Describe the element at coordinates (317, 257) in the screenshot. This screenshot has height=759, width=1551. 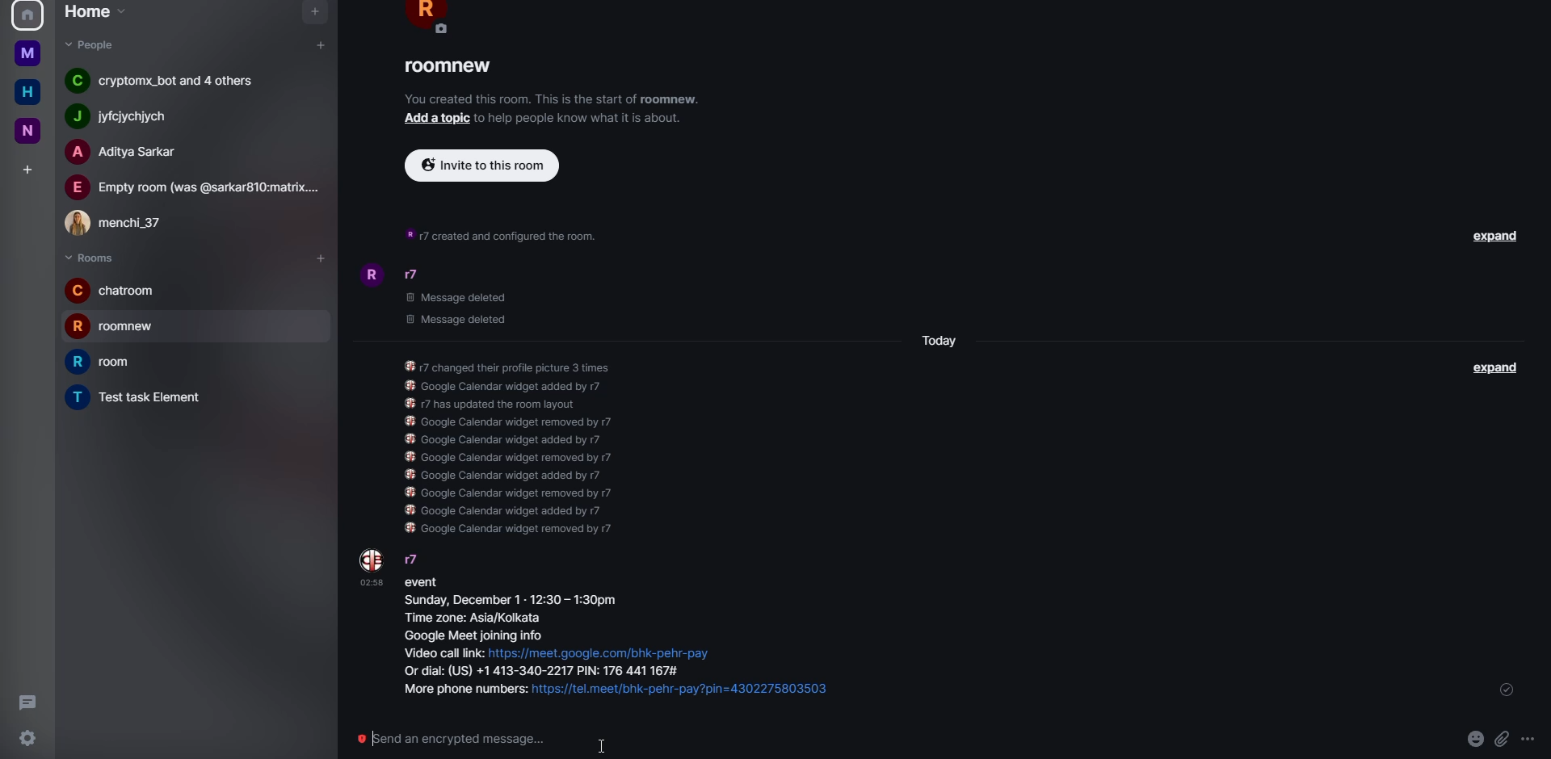
I see `add` at that location.